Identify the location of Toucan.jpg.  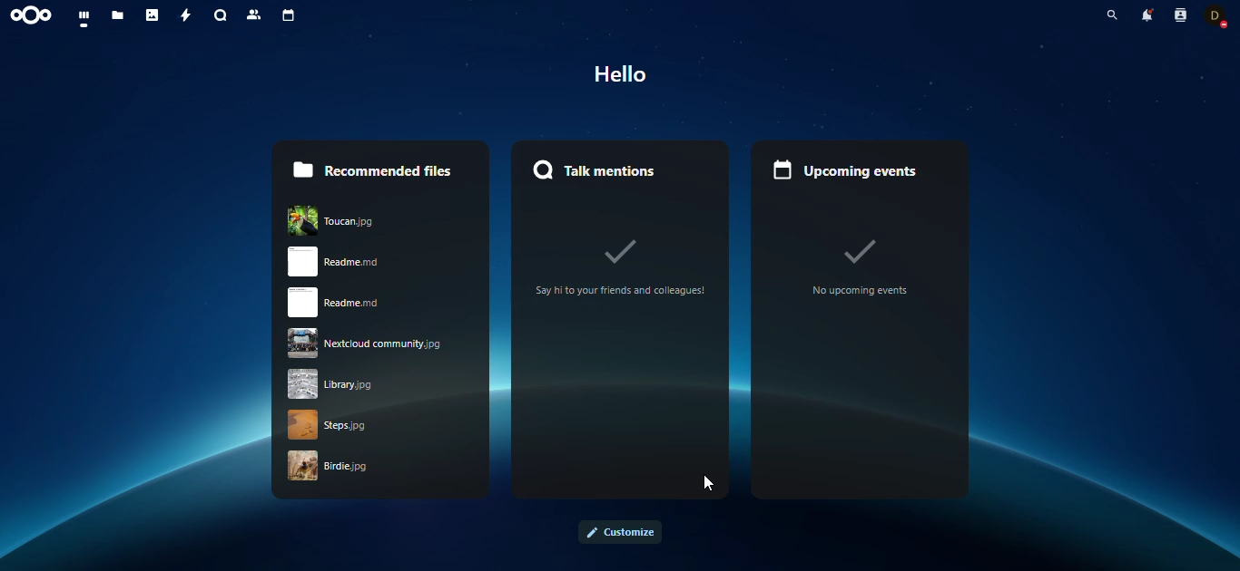
(370, 218).